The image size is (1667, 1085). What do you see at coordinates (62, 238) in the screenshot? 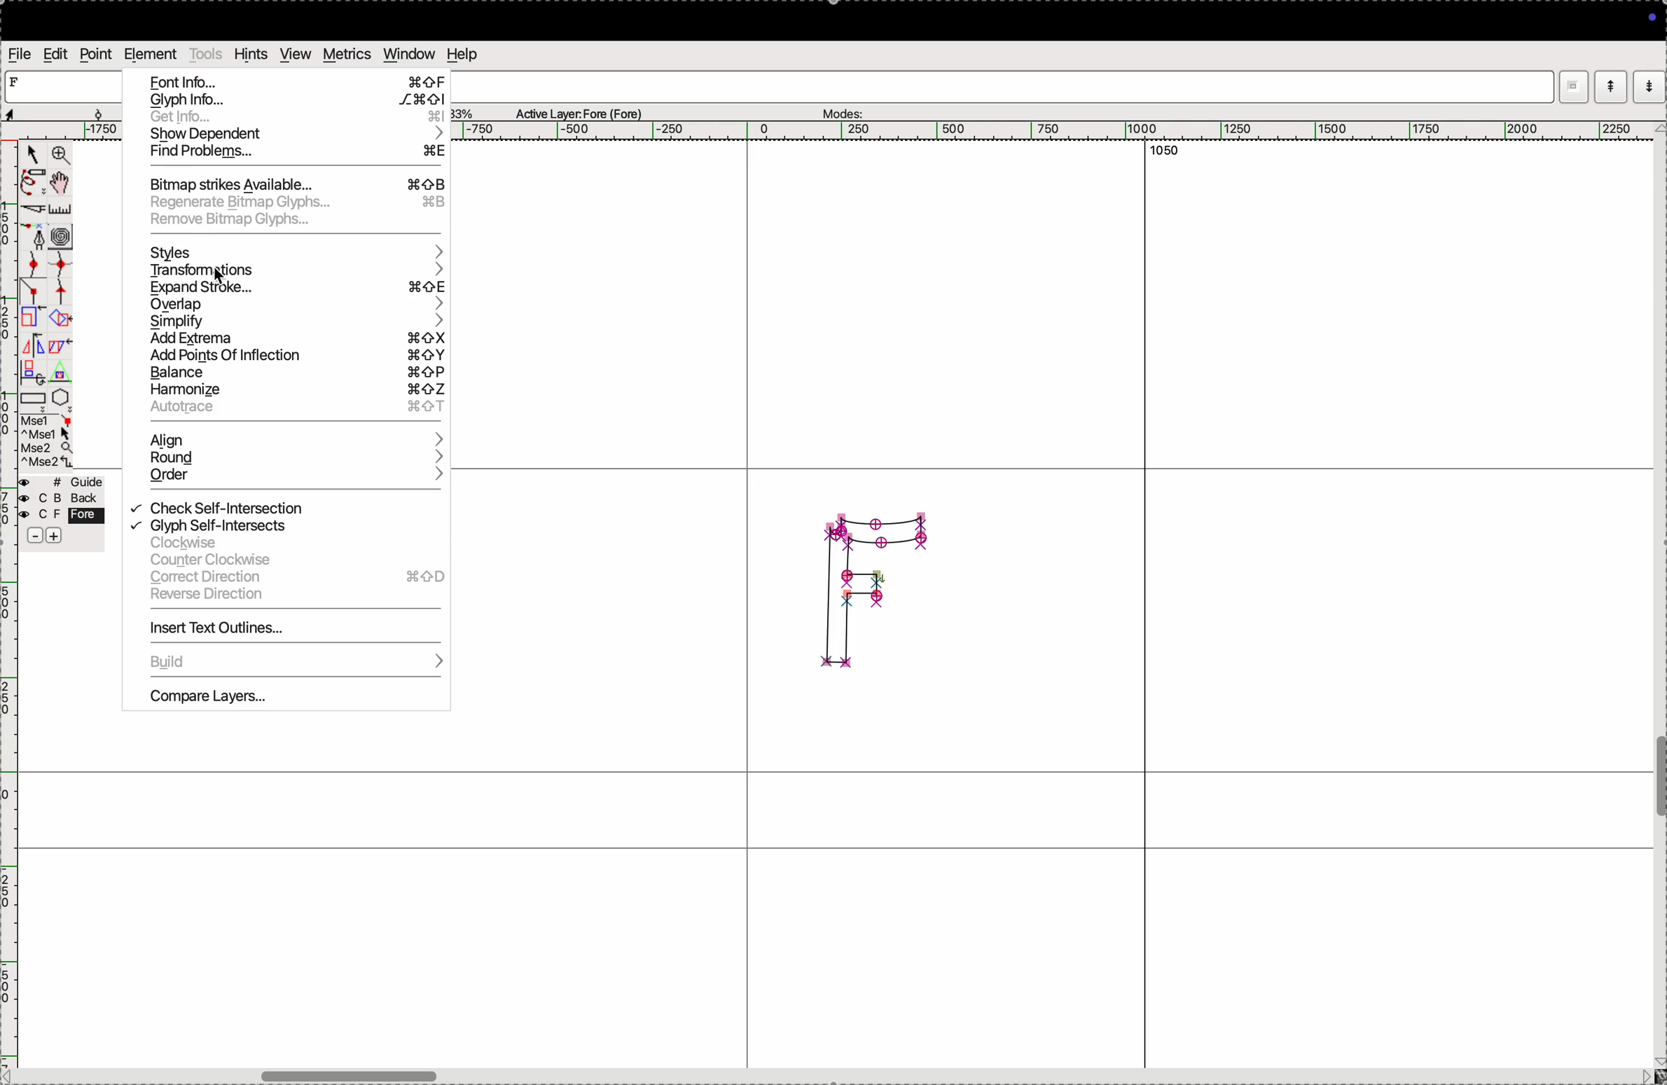
I see `curves` at bounding box center [62, 238].